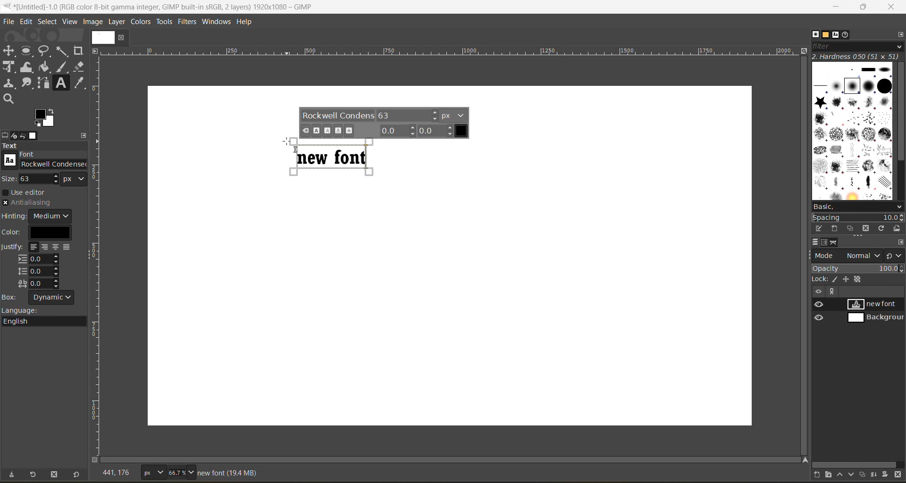  I want to click on vertical scroll bar, so click(900, 113).